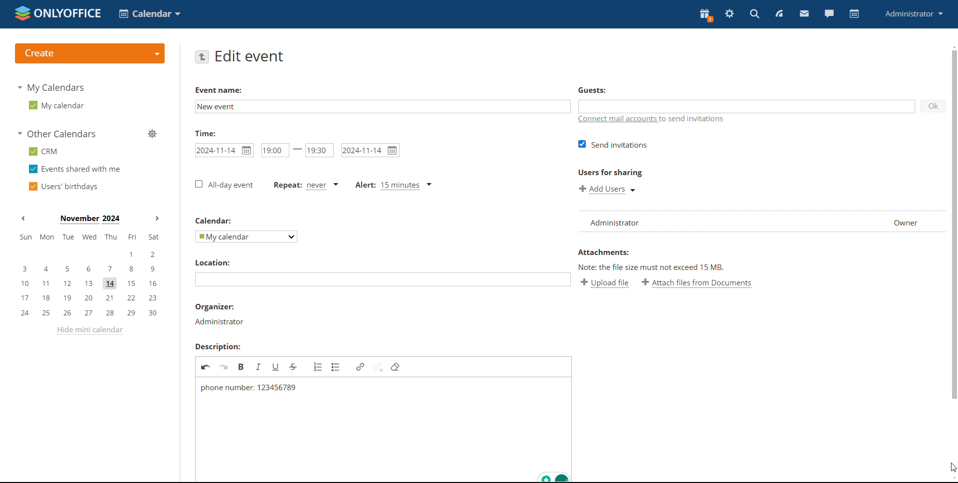 The width and height of the screenshot is (958, 483). I want to click on event name, so click(221, 88).